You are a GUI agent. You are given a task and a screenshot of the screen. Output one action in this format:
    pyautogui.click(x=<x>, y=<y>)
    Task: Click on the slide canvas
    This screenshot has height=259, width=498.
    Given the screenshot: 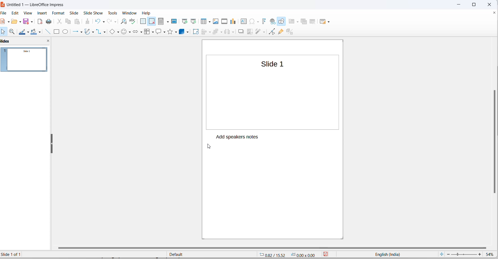 What is the action you would take?
    pyautogui.click(x=273, y=99)
    